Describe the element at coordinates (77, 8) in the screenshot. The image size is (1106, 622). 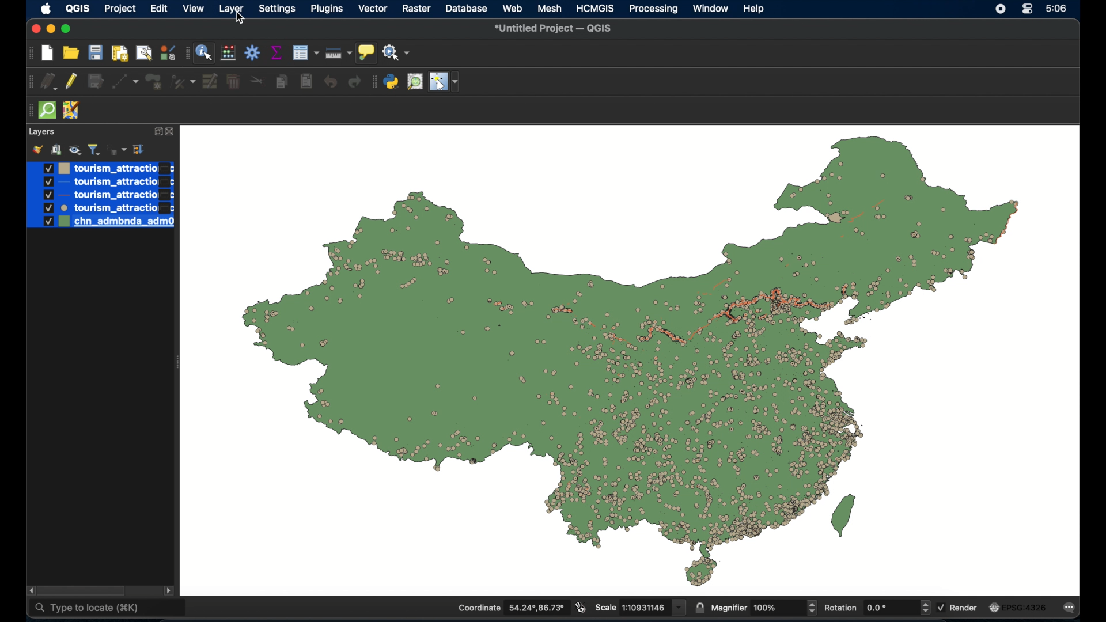
I see `QGIS` at that location.